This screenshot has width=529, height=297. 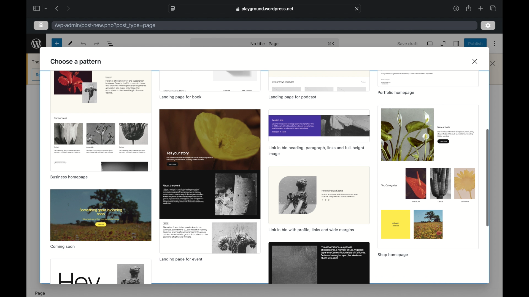 I want to click on save draft, so click(x=408, y=43).